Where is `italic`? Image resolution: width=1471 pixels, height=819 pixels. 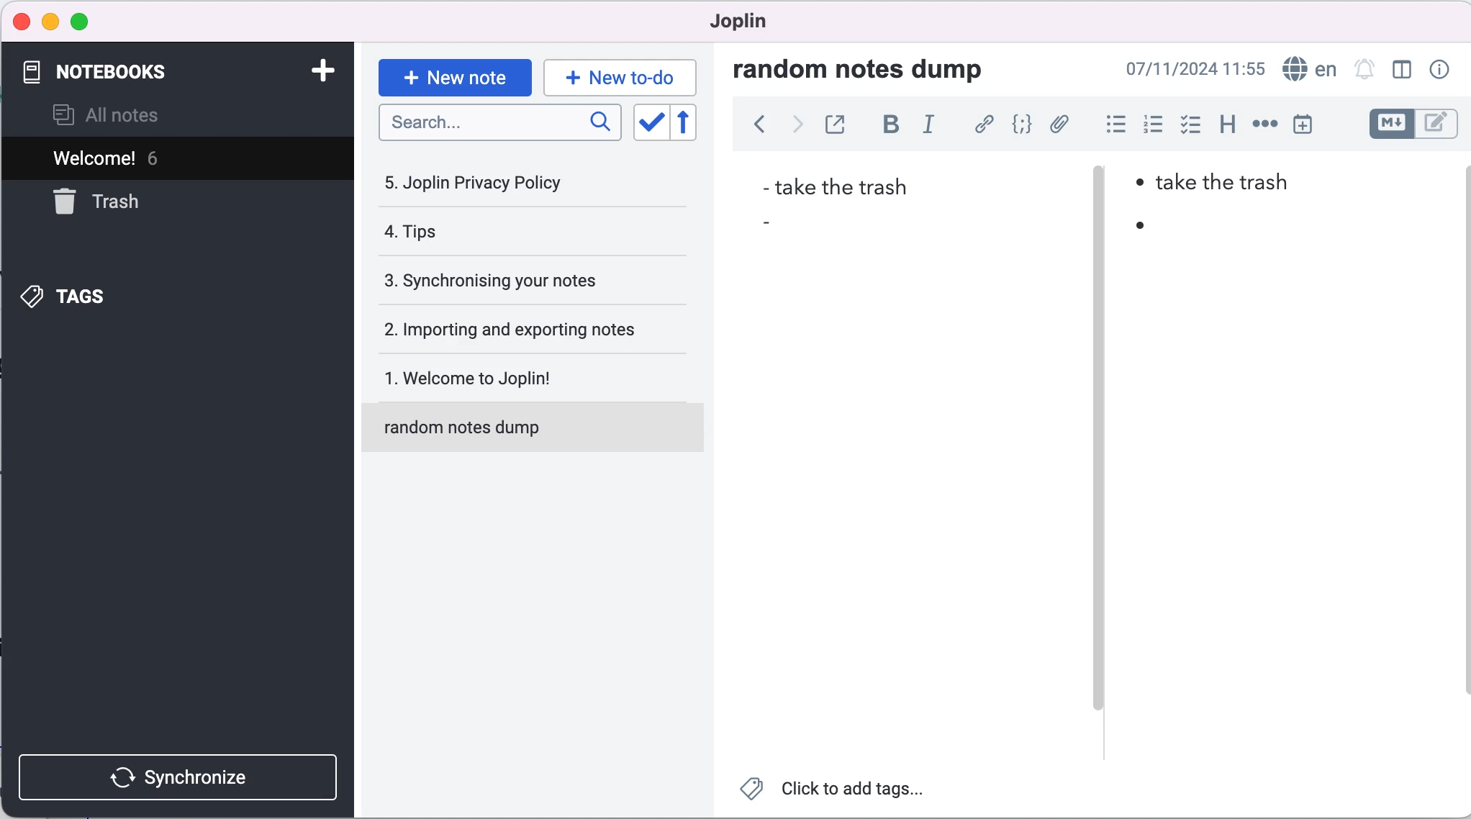
italic is located at coordinates (931, 130).